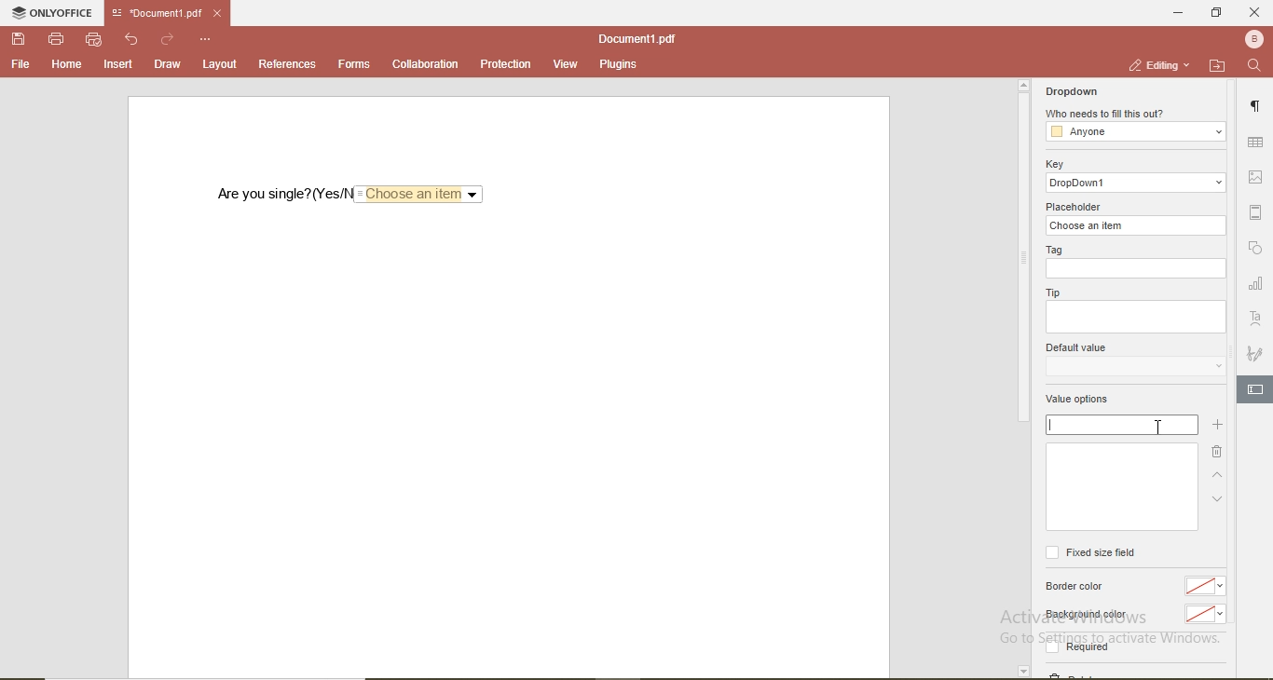 This screenshot has height=680, width=1273. What do you see at coordinates (168, 40) in the screenshot?
I see `redo` at bounding box center [168, 40].